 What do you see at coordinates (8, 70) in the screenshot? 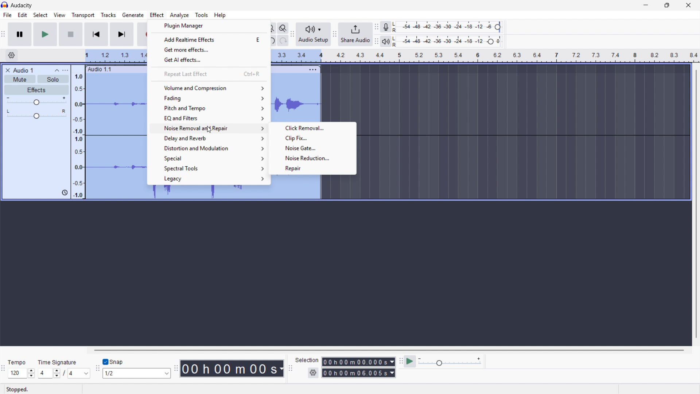
I see `Remove track ` at bounding box center [8, 70].